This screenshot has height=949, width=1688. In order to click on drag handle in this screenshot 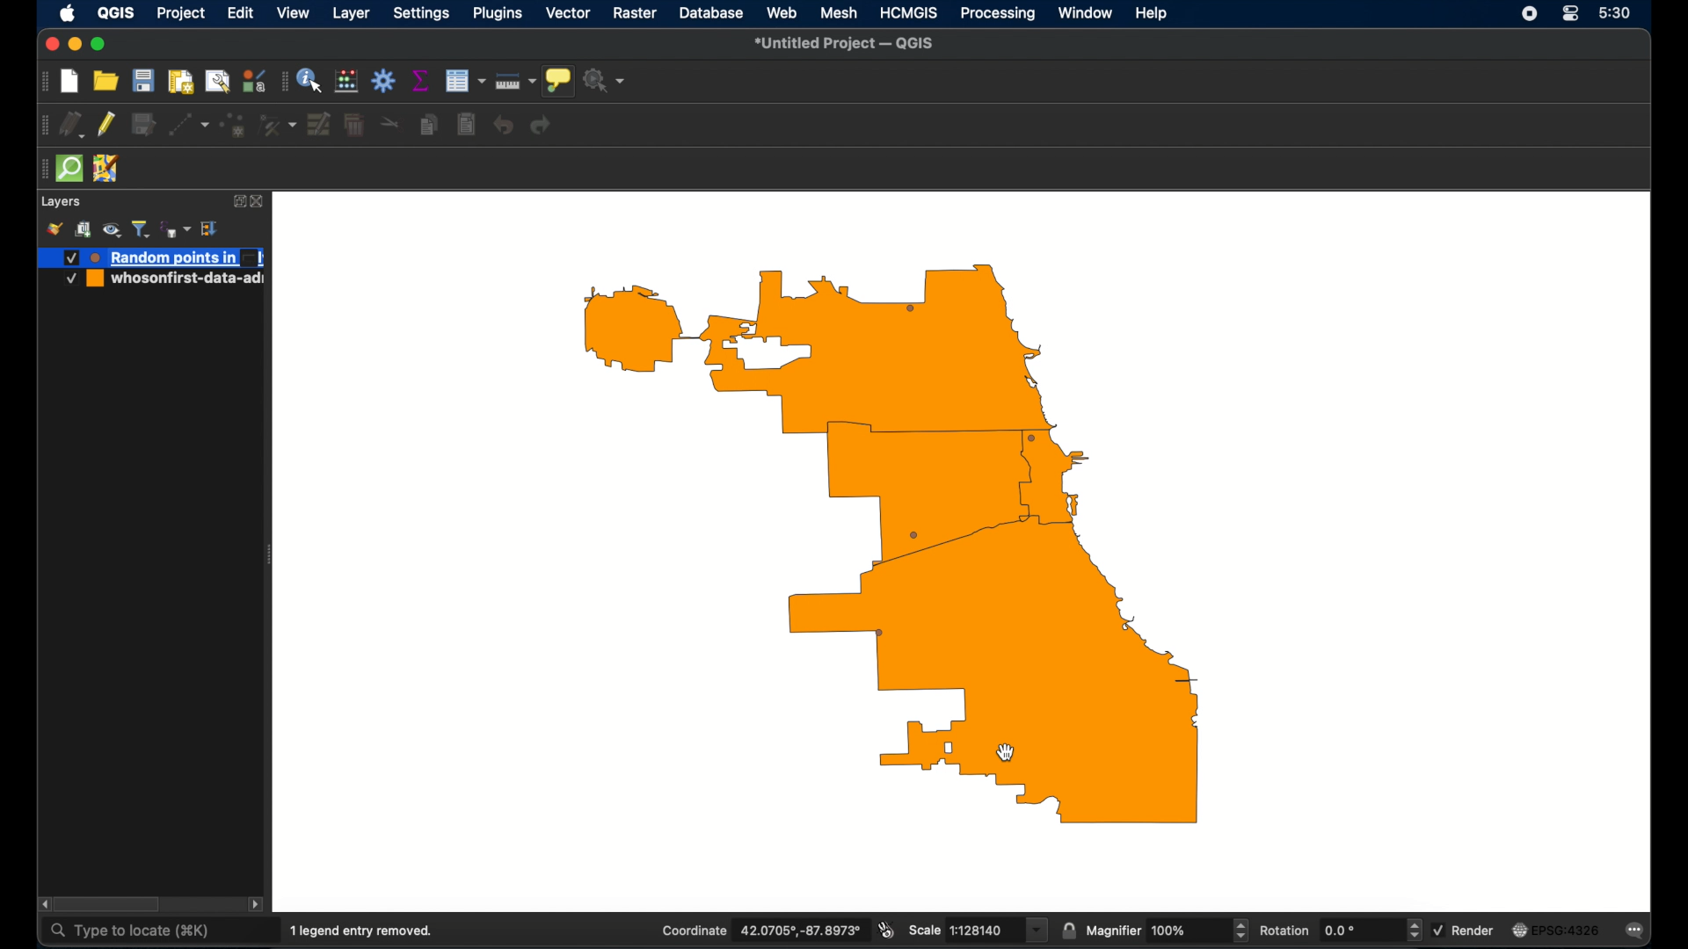, I will do `click(40, 125)`.